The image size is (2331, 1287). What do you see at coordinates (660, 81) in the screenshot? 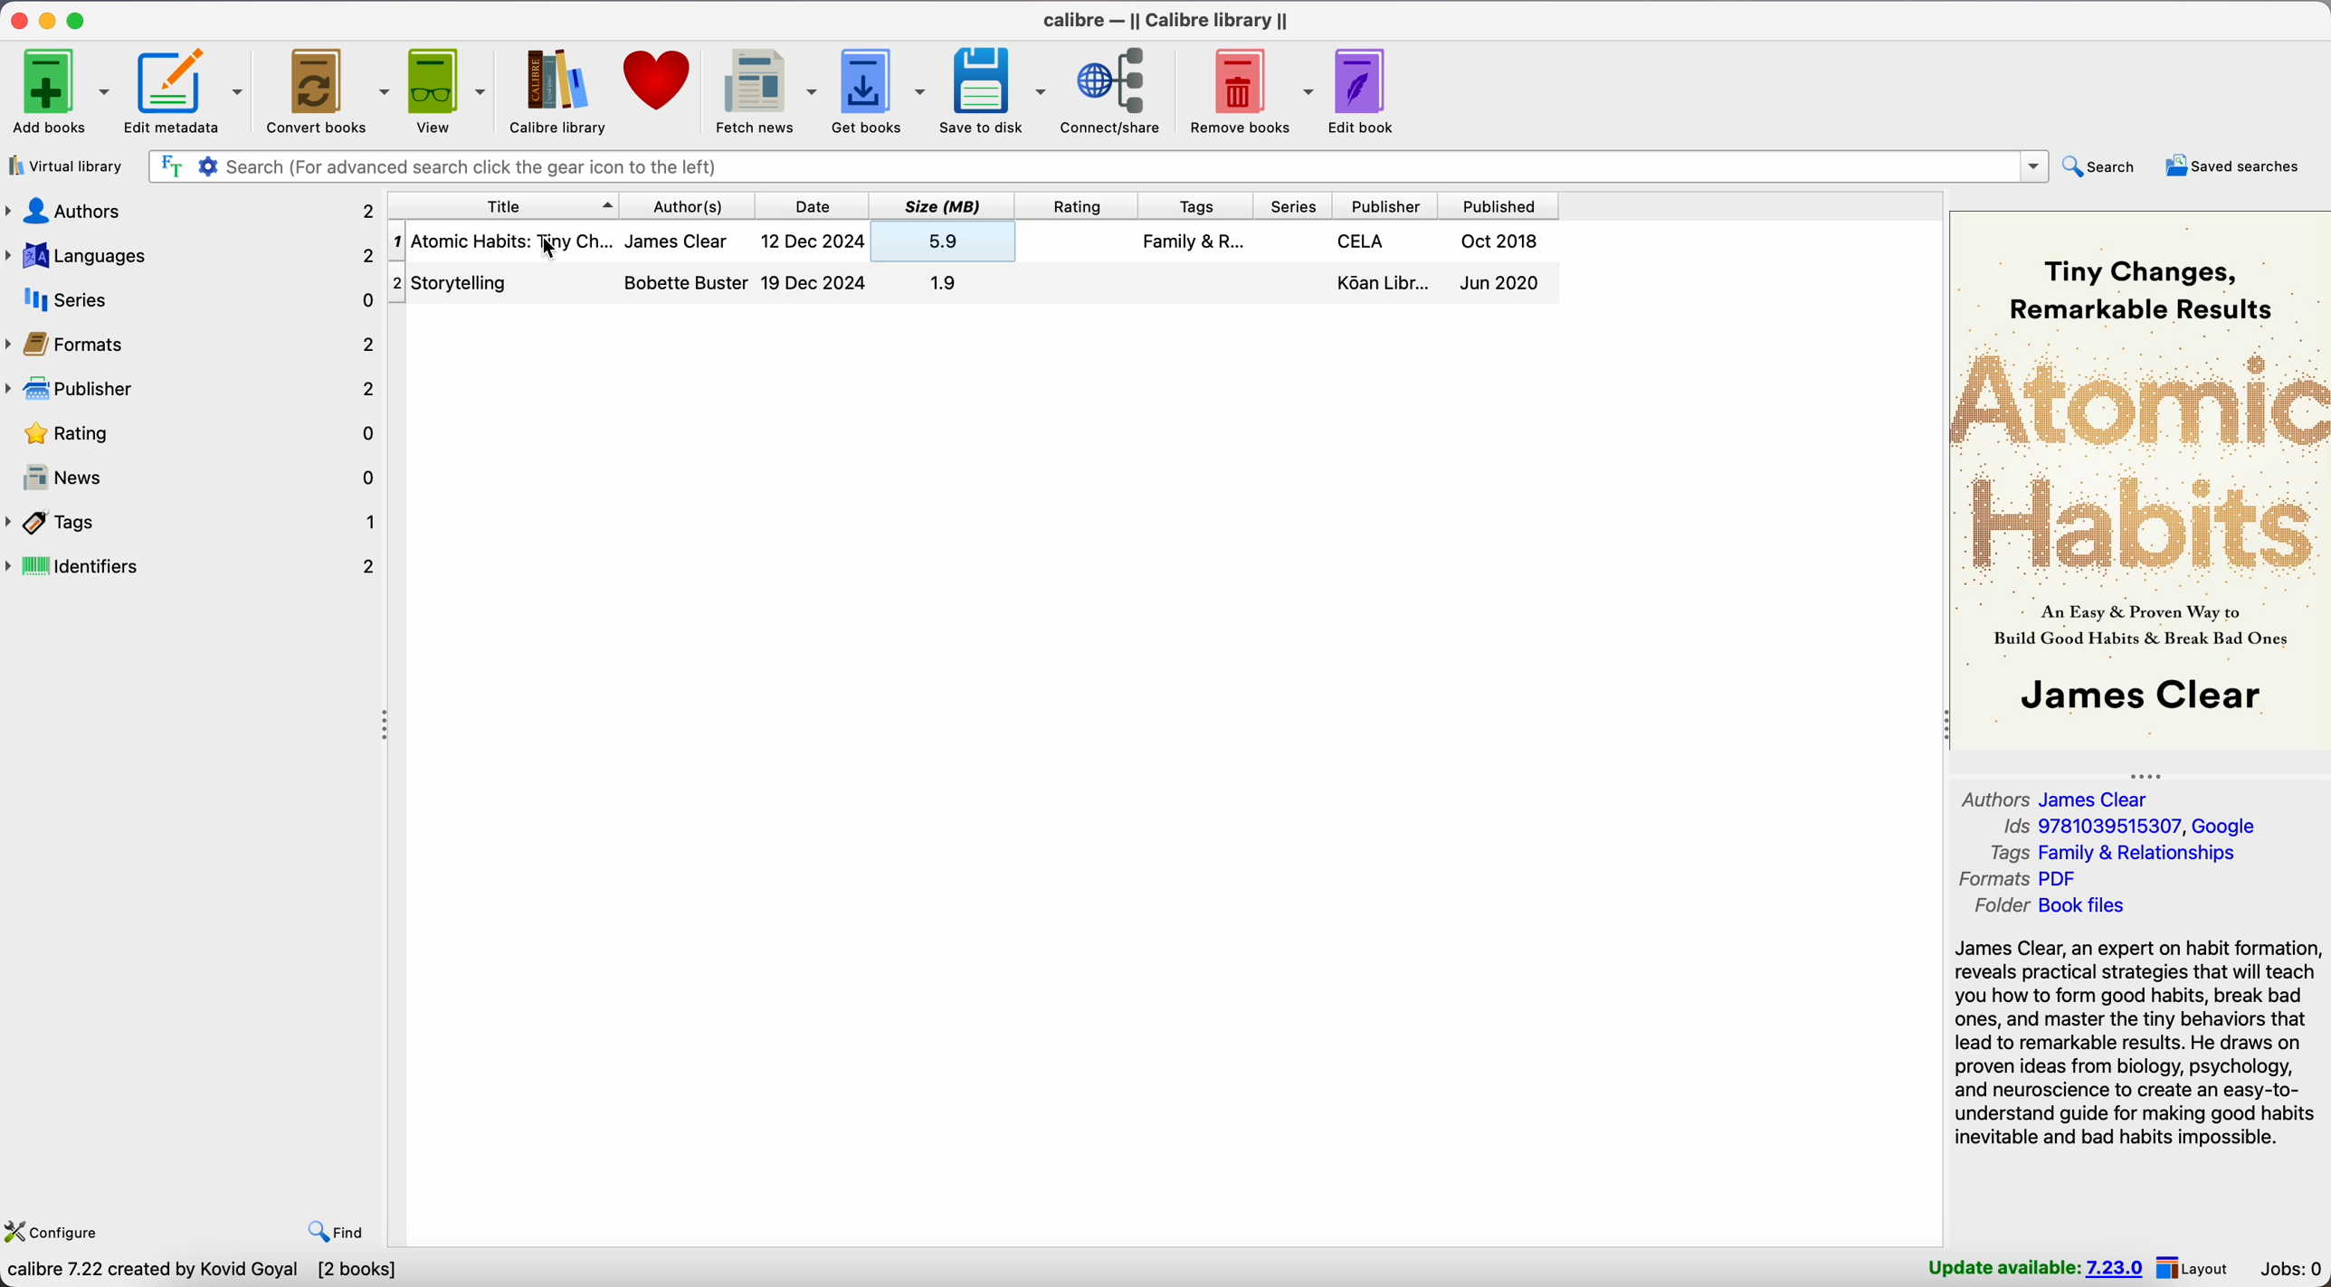
I see `donate` at bounding box center [660, 81].